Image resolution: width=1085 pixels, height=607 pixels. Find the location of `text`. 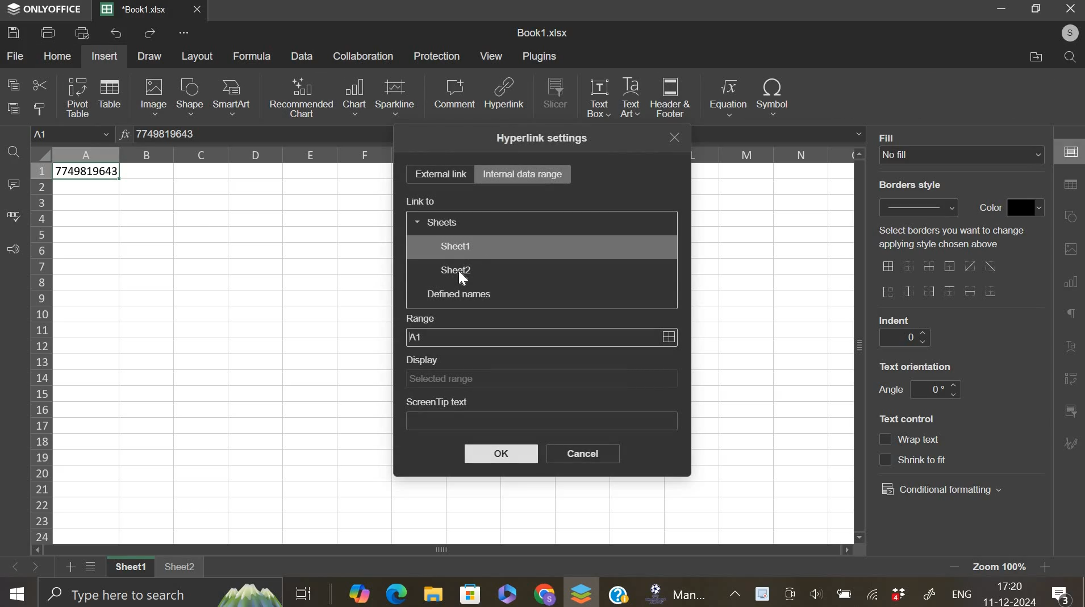

text is located at coordinates (909, 185).